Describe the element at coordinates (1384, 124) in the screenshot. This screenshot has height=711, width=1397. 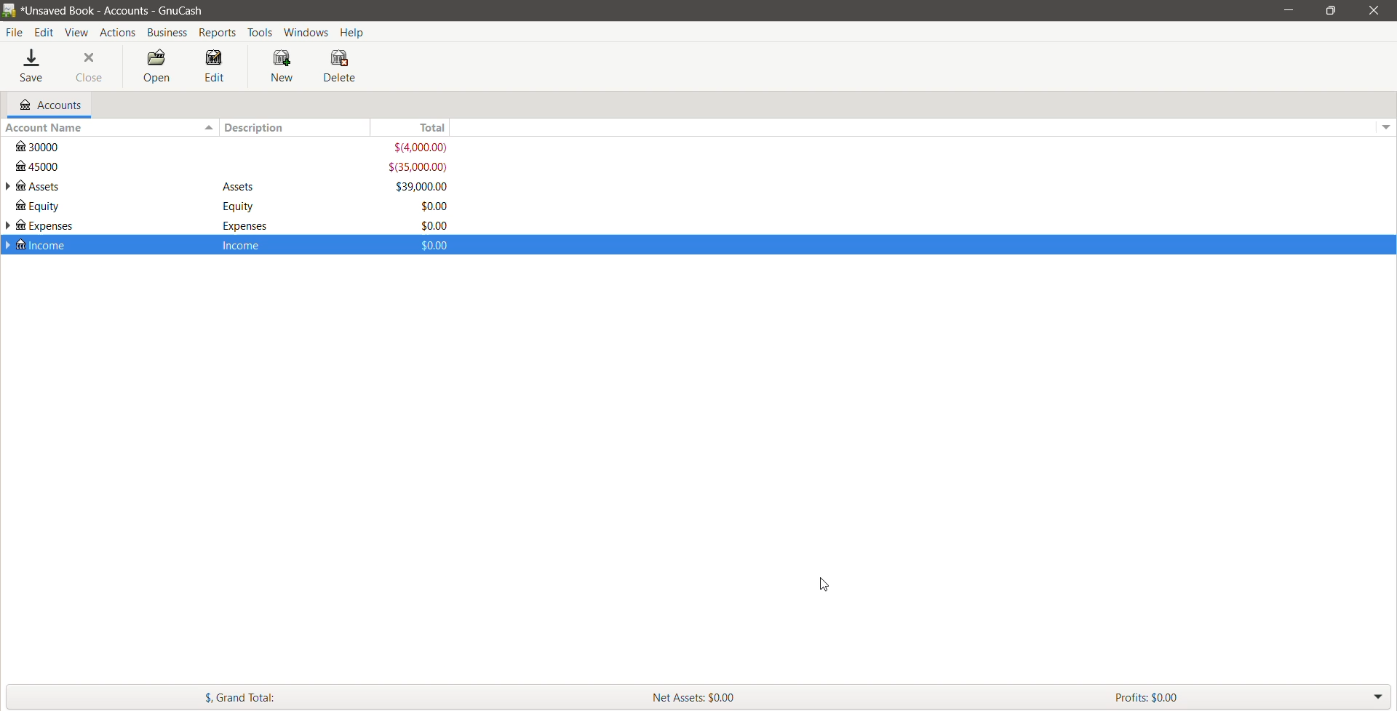
I see `options` at that location.